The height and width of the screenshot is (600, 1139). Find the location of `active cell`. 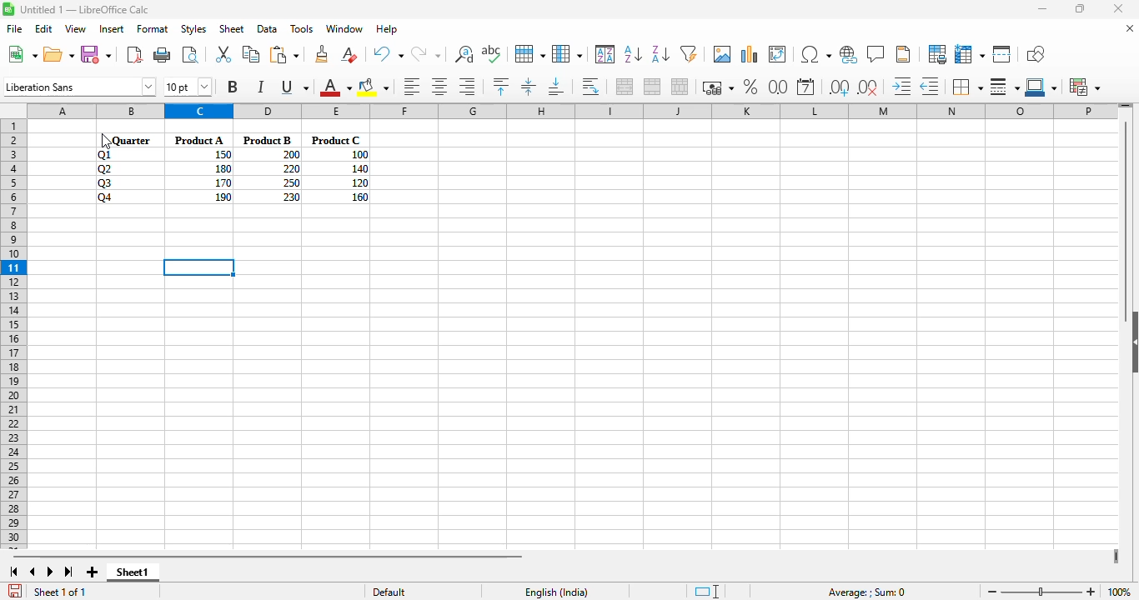

active cell is located at coordinates (198, 267).